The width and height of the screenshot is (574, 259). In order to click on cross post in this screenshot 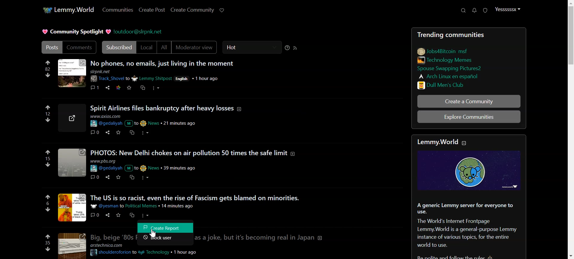, I will do `click(142, 87)`.